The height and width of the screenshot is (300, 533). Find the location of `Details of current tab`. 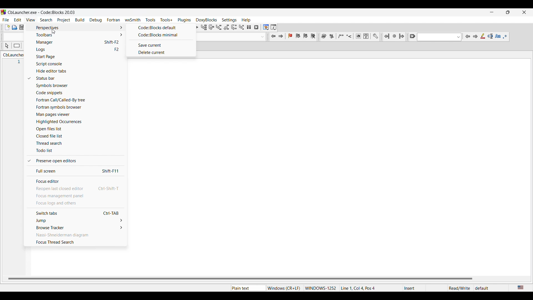

Details of current tab is located at coordinates (361, 288).